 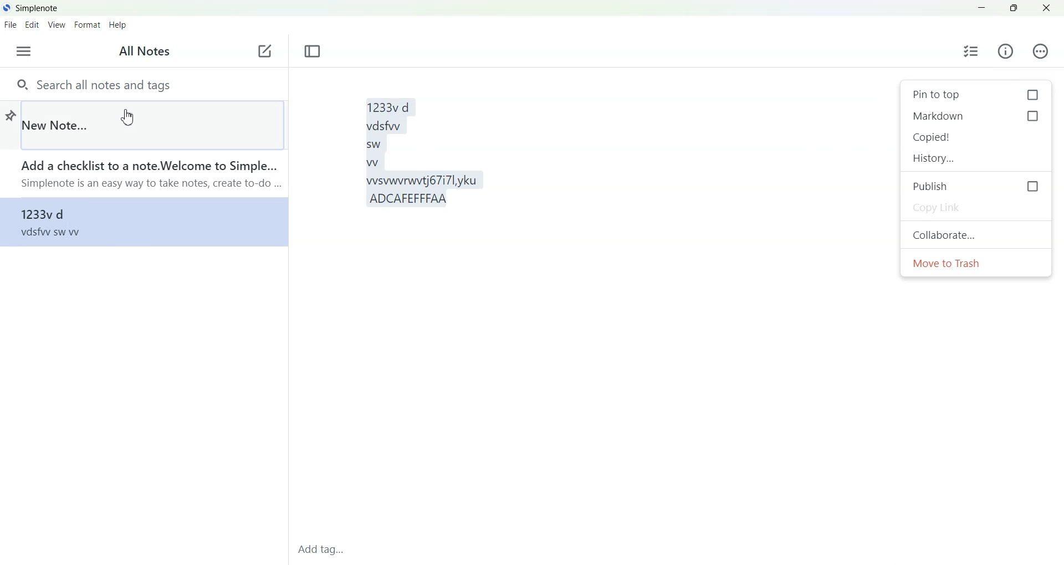 What do you see at coordinates (143, 84) in the screenshot?
I see `Search notes and tags` at bounding box center [143, 84].